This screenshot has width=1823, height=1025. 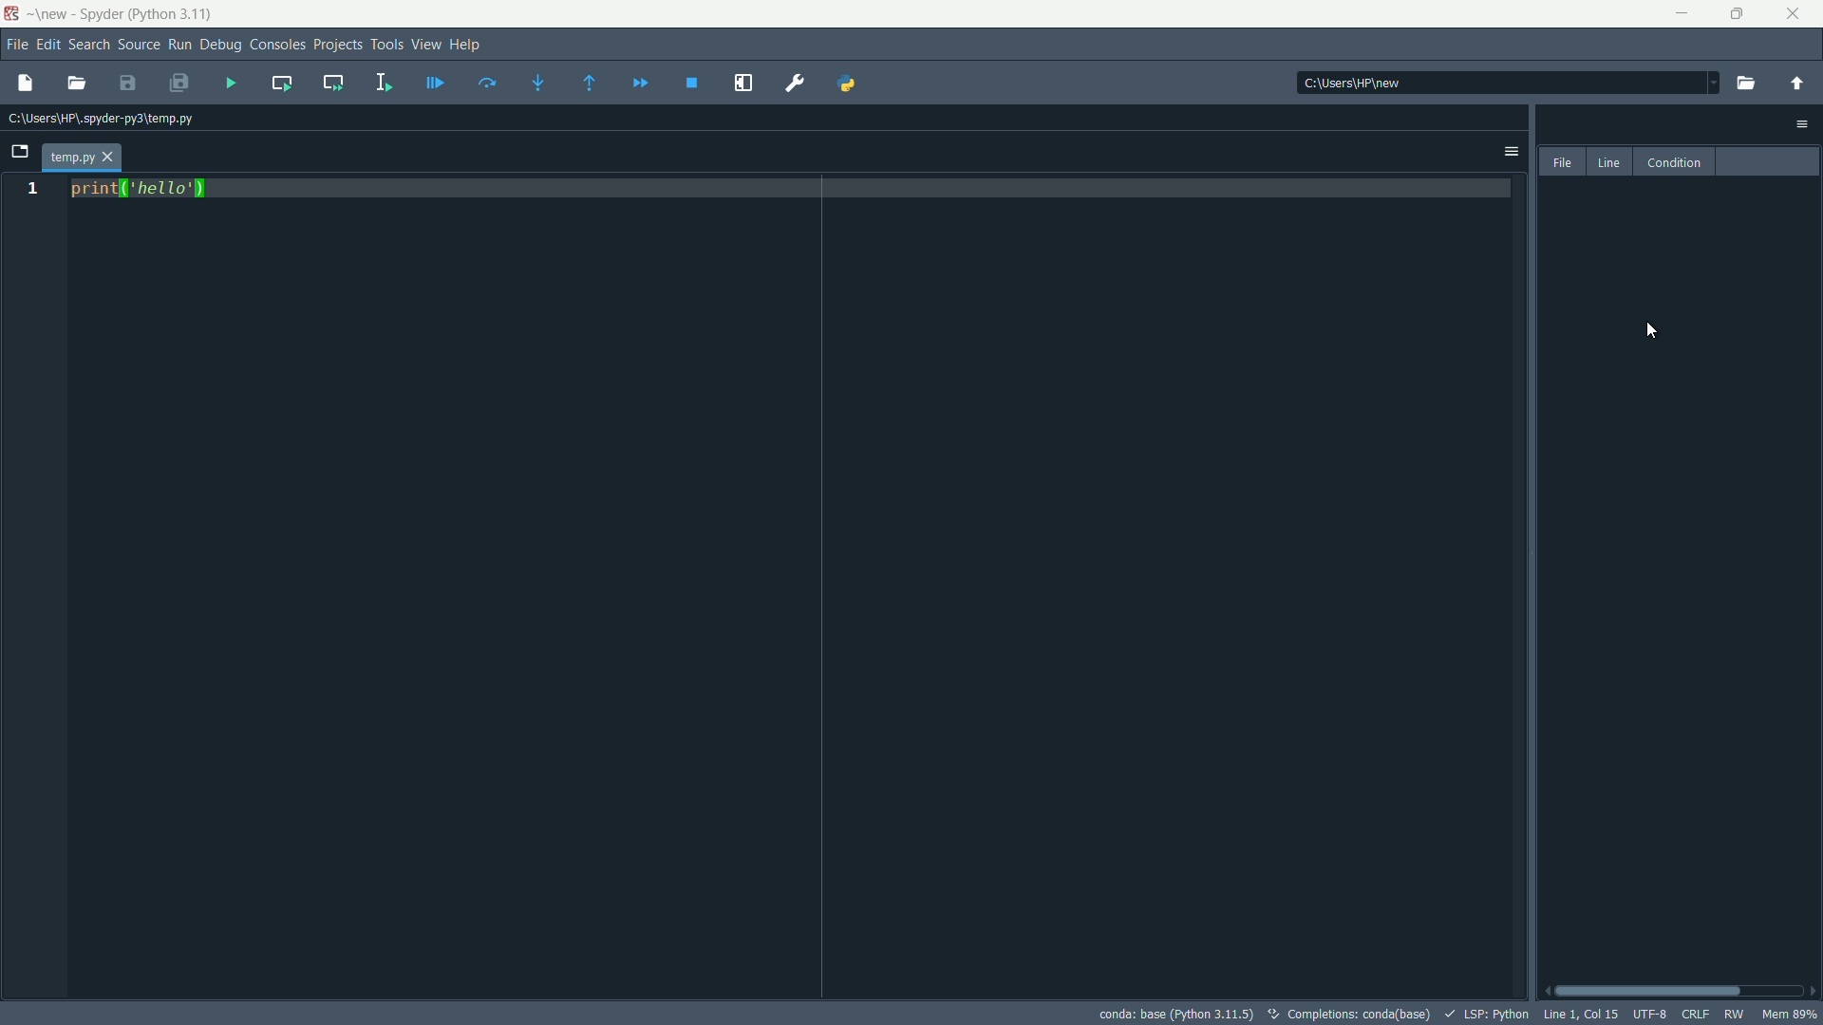 I want to click on browse tabs, so click(x=19, y=154).